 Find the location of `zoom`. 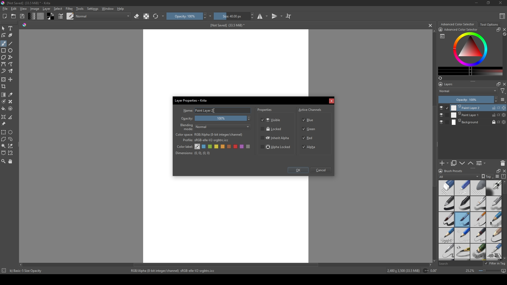

zoom is located at coordinates (3, 161).